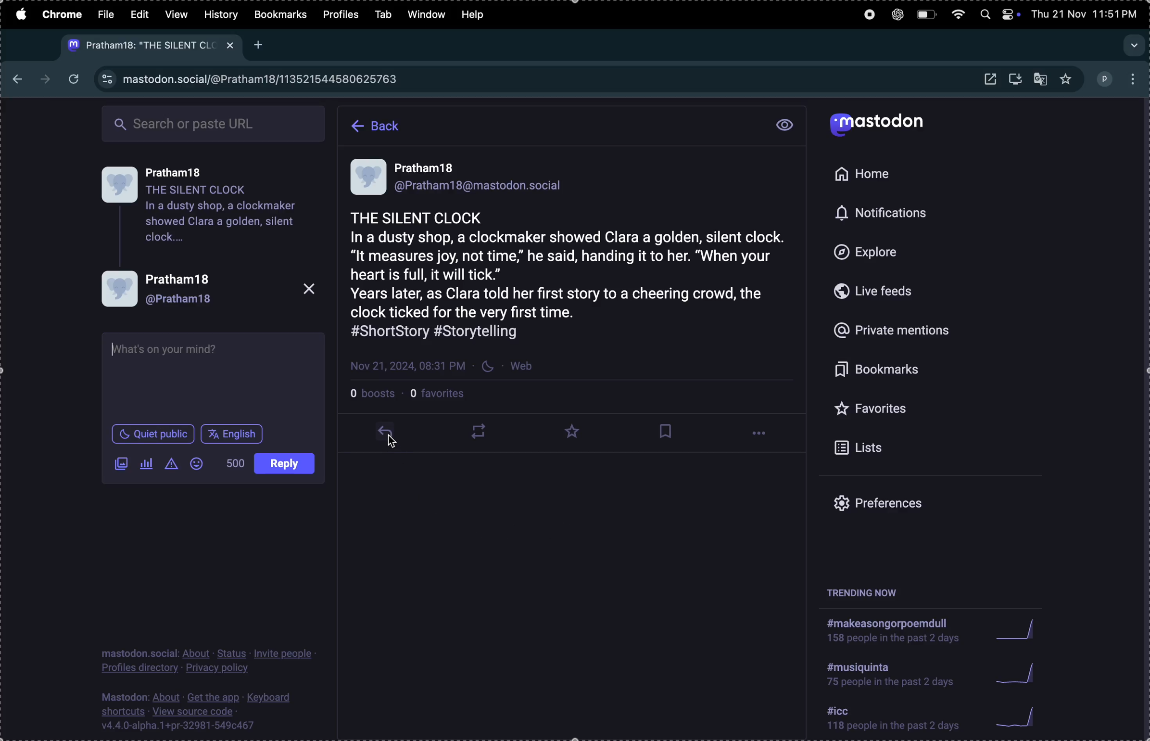  Describe the element at coordinates (866, 15) in the screenshot. I see `record` at that location.